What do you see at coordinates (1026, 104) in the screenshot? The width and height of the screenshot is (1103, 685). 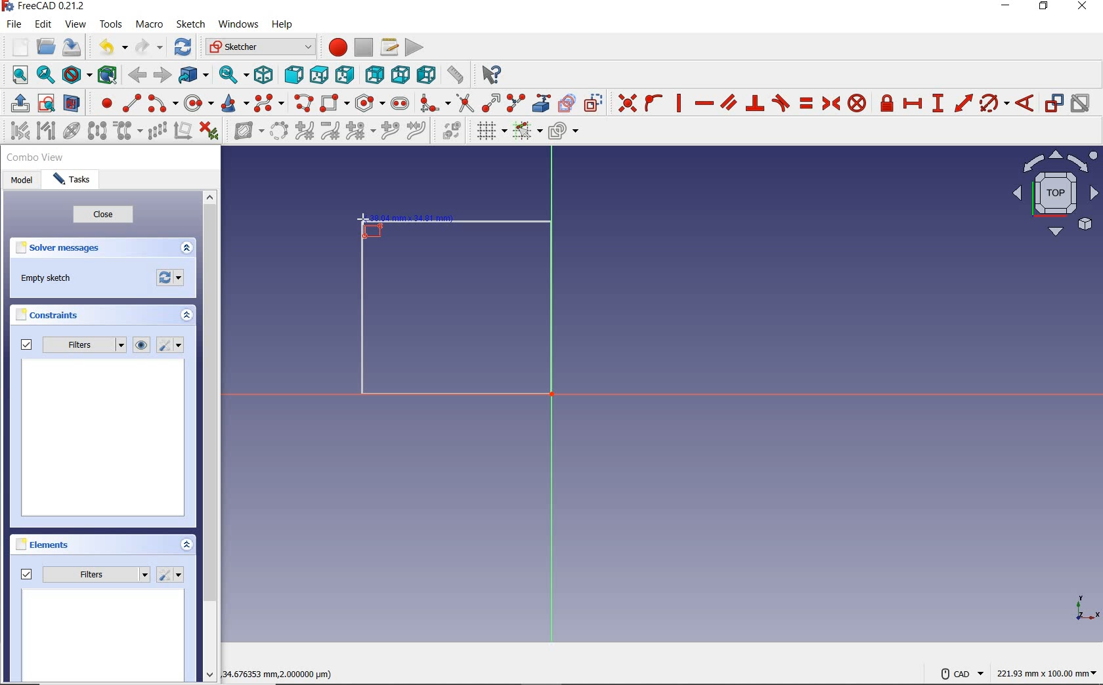 I see `constrain angle` at bounding box center [1026, 104].